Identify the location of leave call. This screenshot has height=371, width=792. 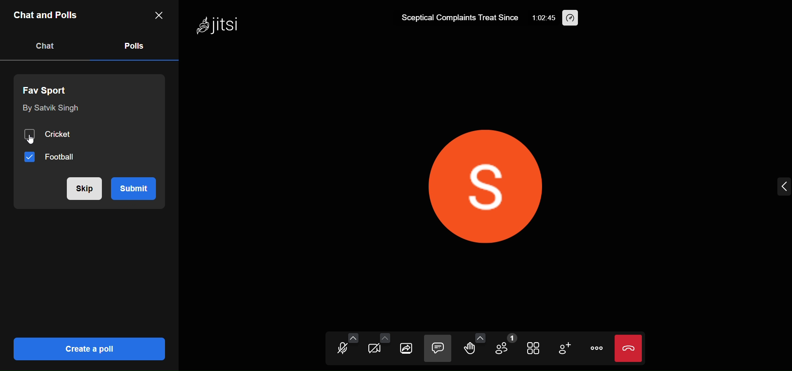
(628, 348).